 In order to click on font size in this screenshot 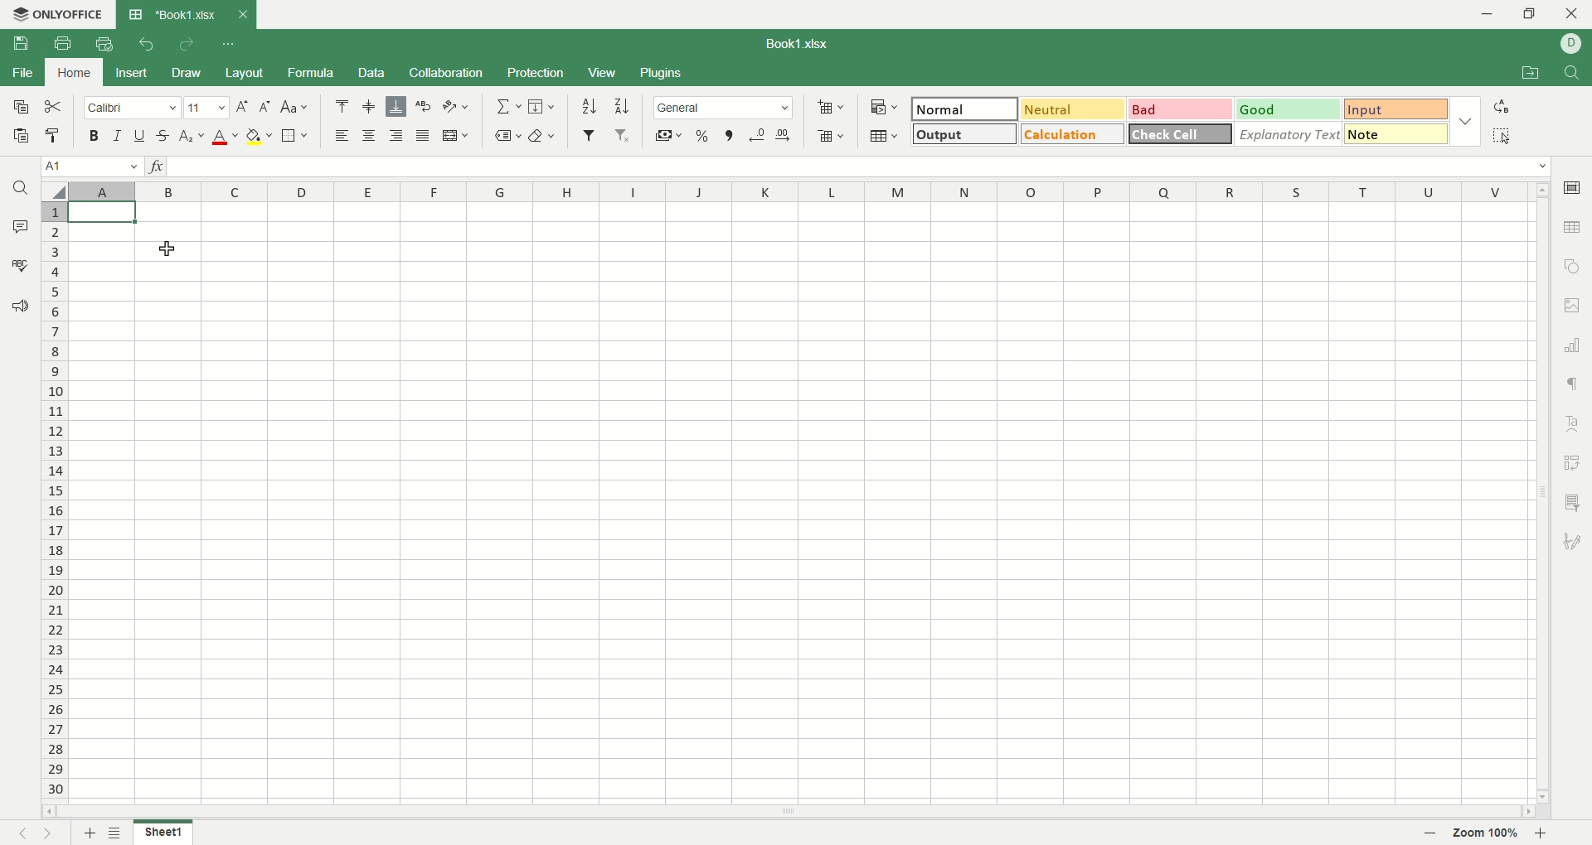, I will do `click(208, 107)`.